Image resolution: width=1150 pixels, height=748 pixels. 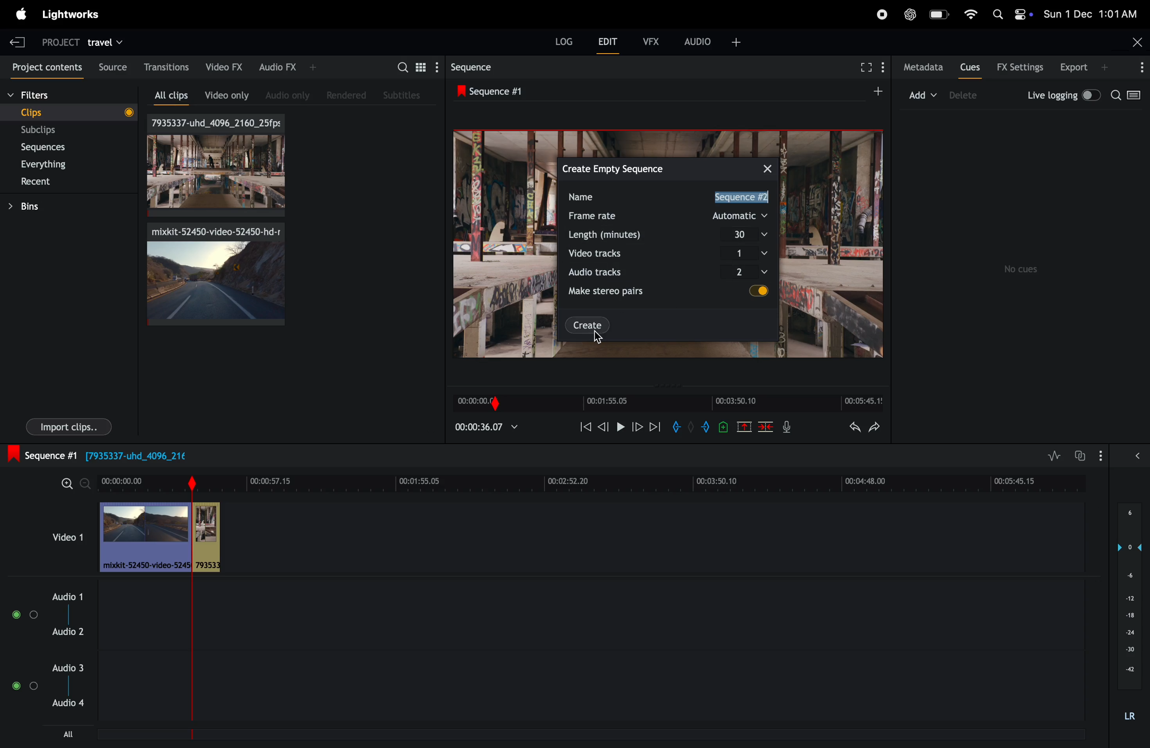 I want to click on audio only, so click(x=290, y=93).